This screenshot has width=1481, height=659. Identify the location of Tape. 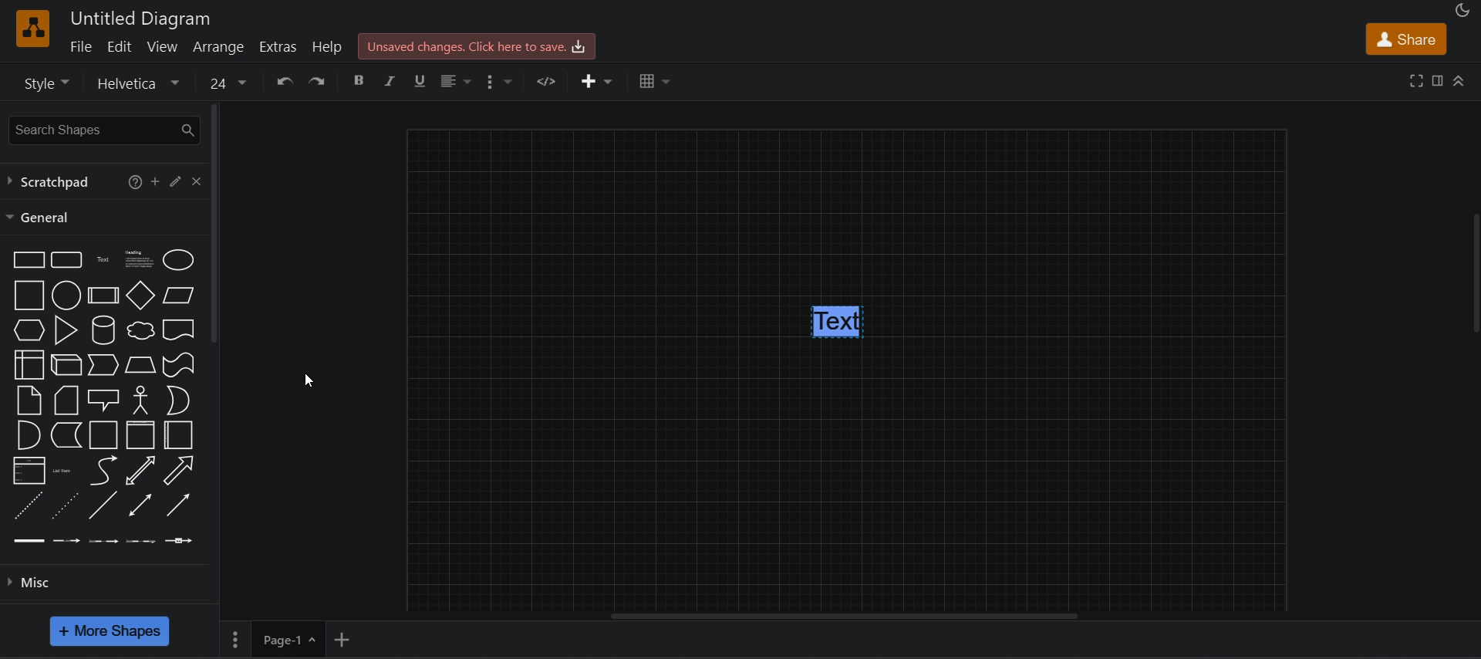
(179, 365).